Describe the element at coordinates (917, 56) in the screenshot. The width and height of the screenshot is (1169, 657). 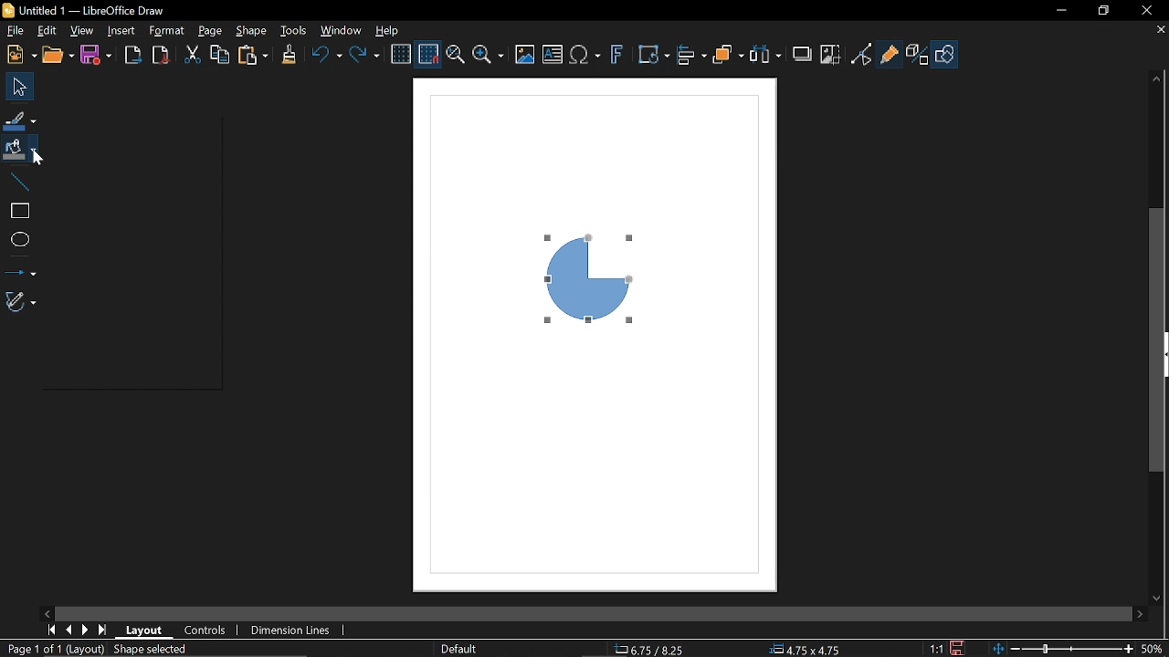
I see `Toggle extrusion` at that location.